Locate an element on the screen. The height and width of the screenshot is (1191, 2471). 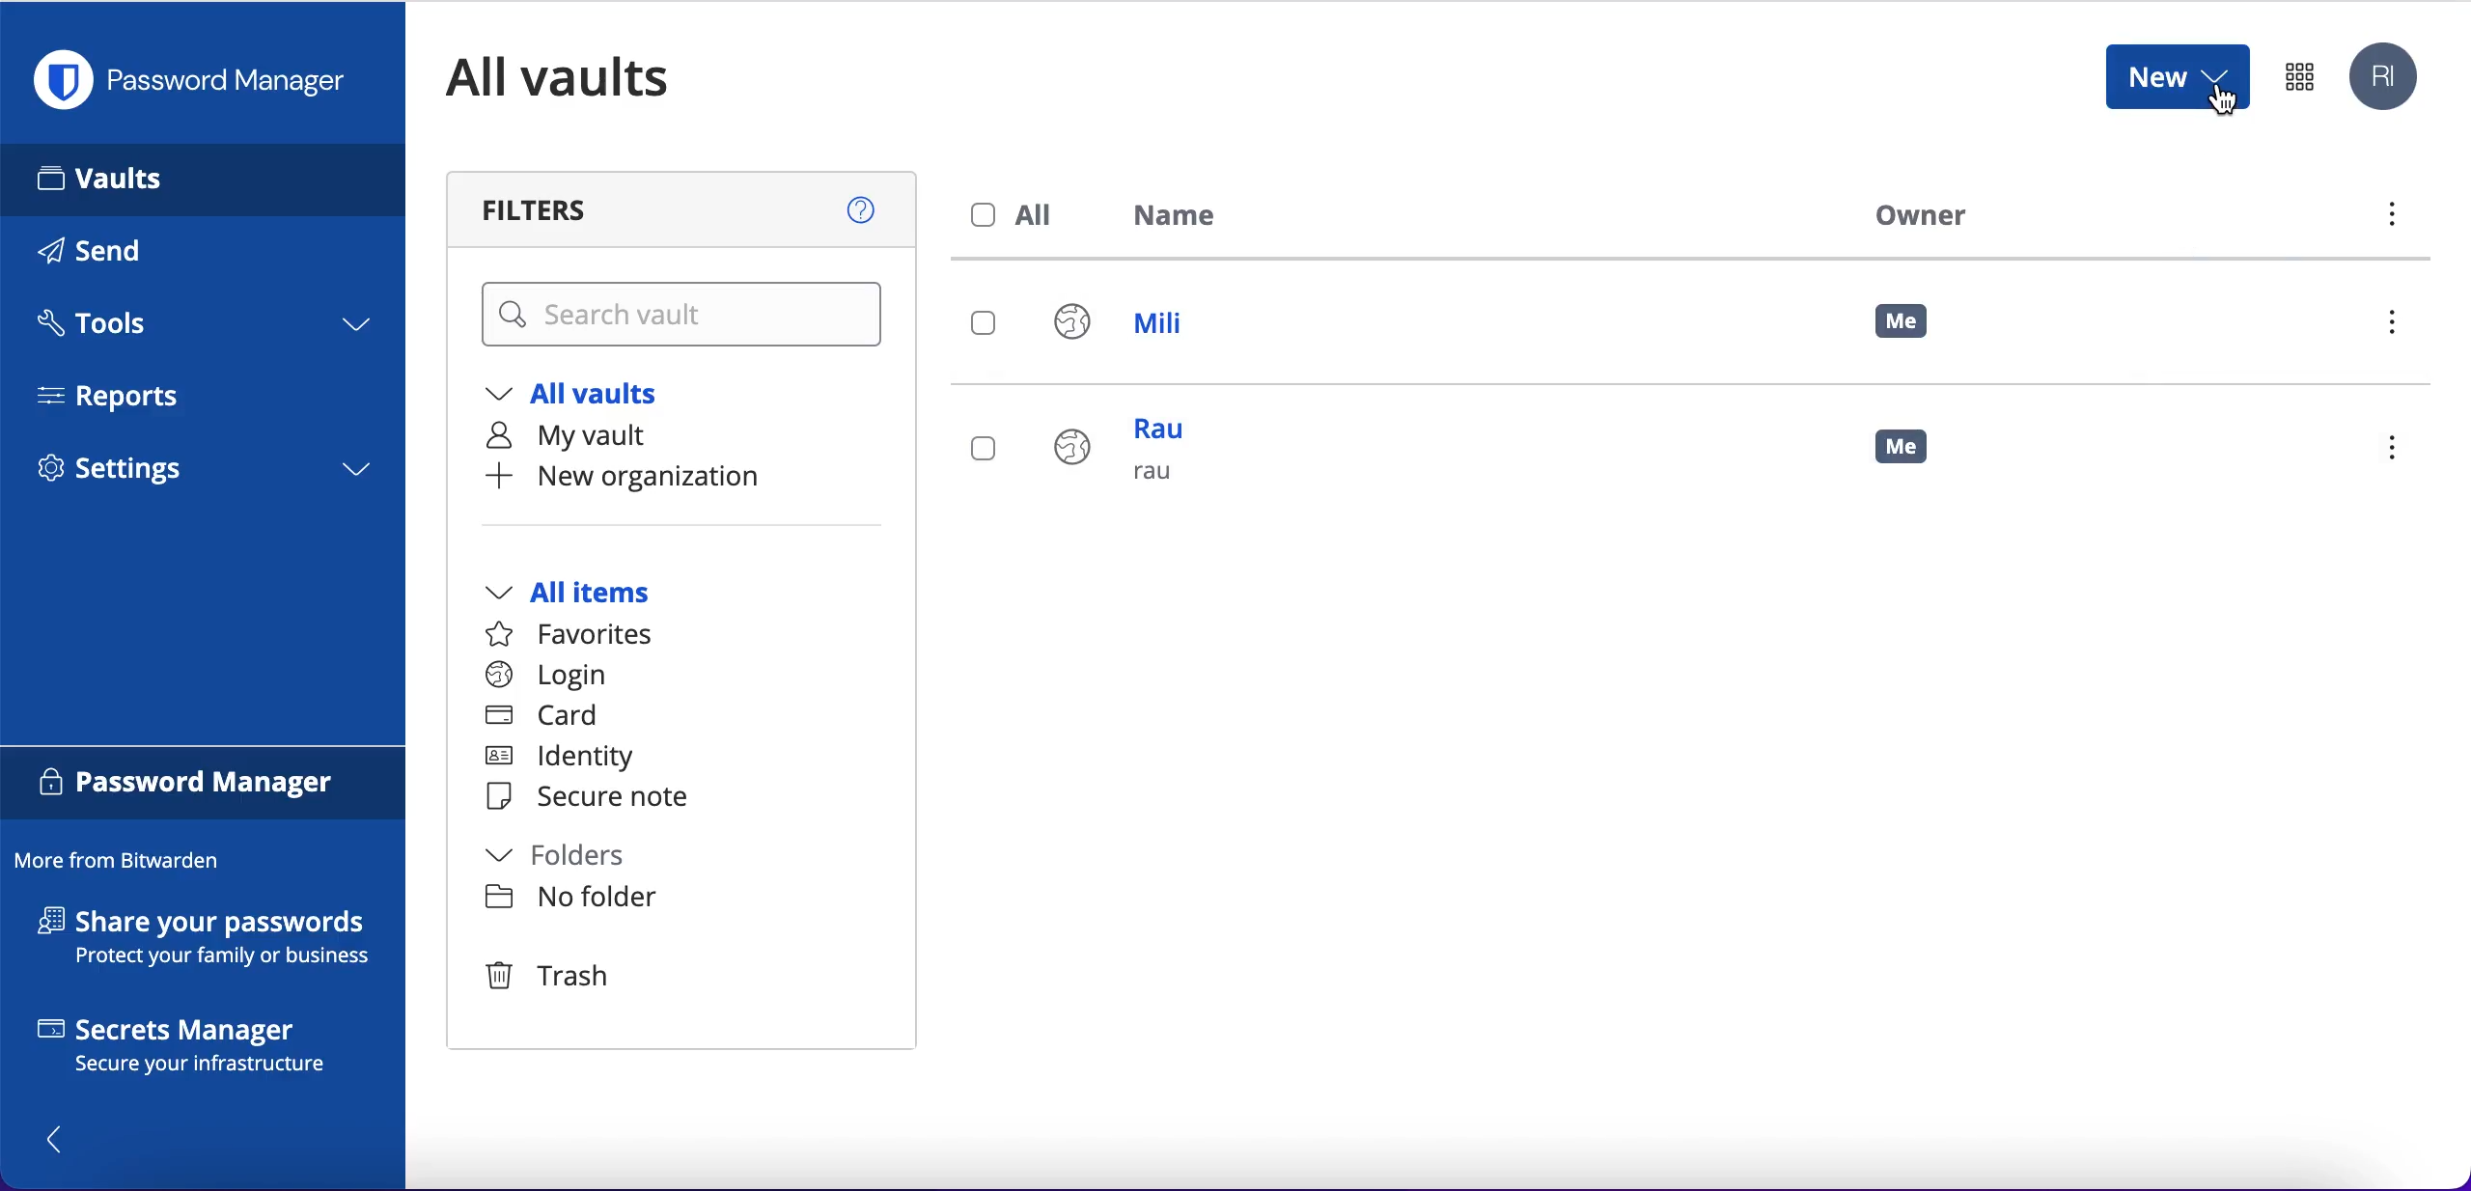
login is located at coordinates (546, 676).